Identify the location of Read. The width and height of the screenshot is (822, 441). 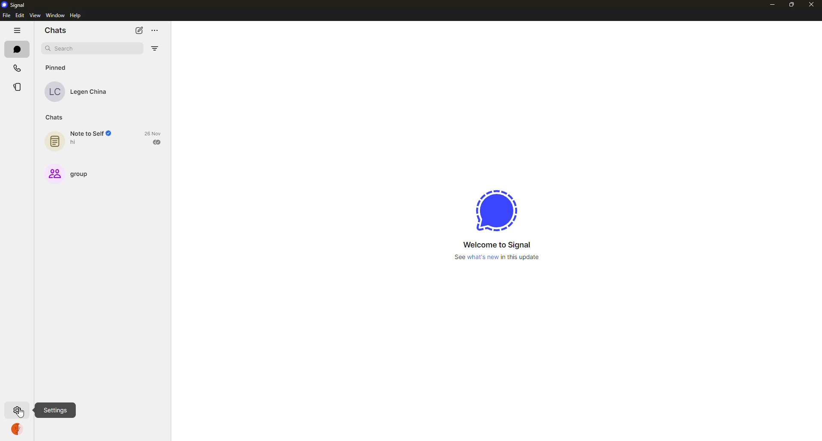
(158, 143).